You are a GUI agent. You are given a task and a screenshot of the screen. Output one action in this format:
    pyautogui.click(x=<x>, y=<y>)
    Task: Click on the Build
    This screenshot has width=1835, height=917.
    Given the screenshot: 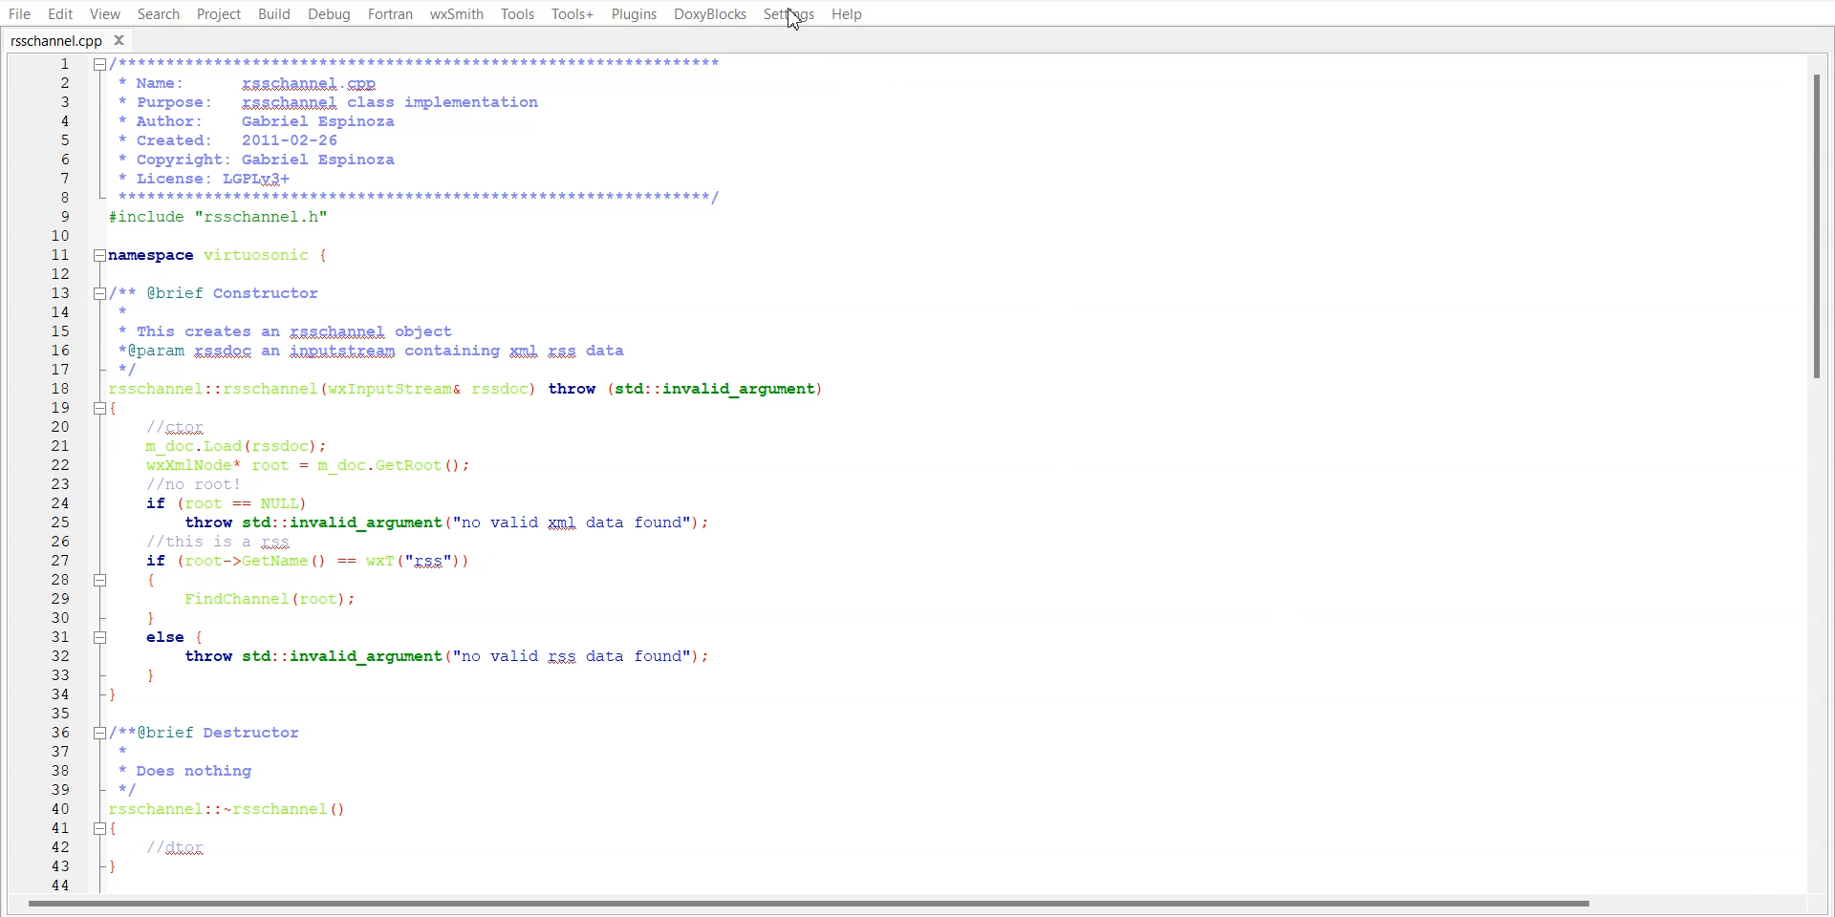 What is the action you would take?
    pyautogui.click(x=273, y=13)
    